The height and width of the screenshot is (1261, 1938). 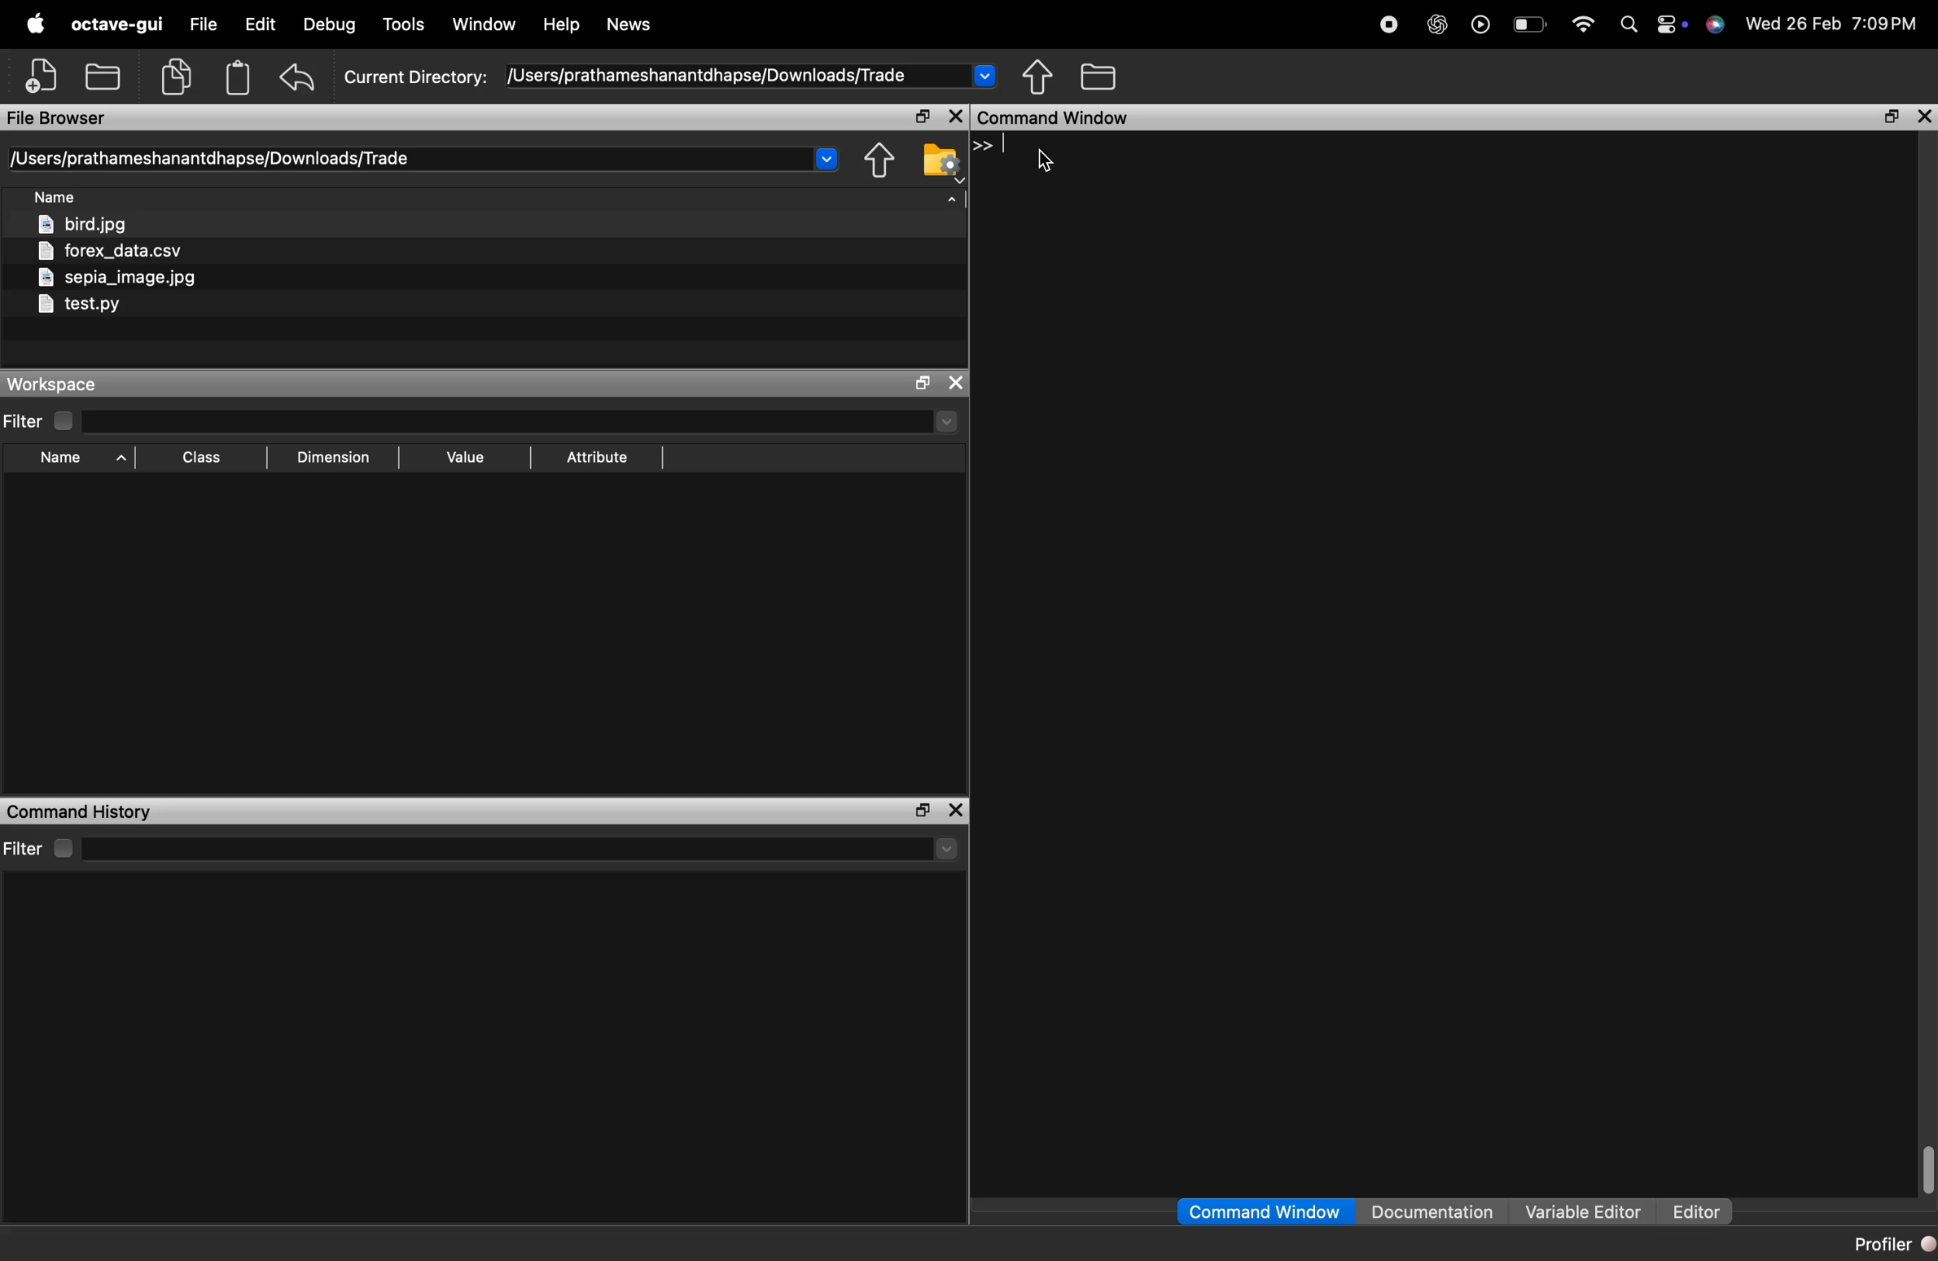 I want to click on action center, so click(x=1676, y=27).